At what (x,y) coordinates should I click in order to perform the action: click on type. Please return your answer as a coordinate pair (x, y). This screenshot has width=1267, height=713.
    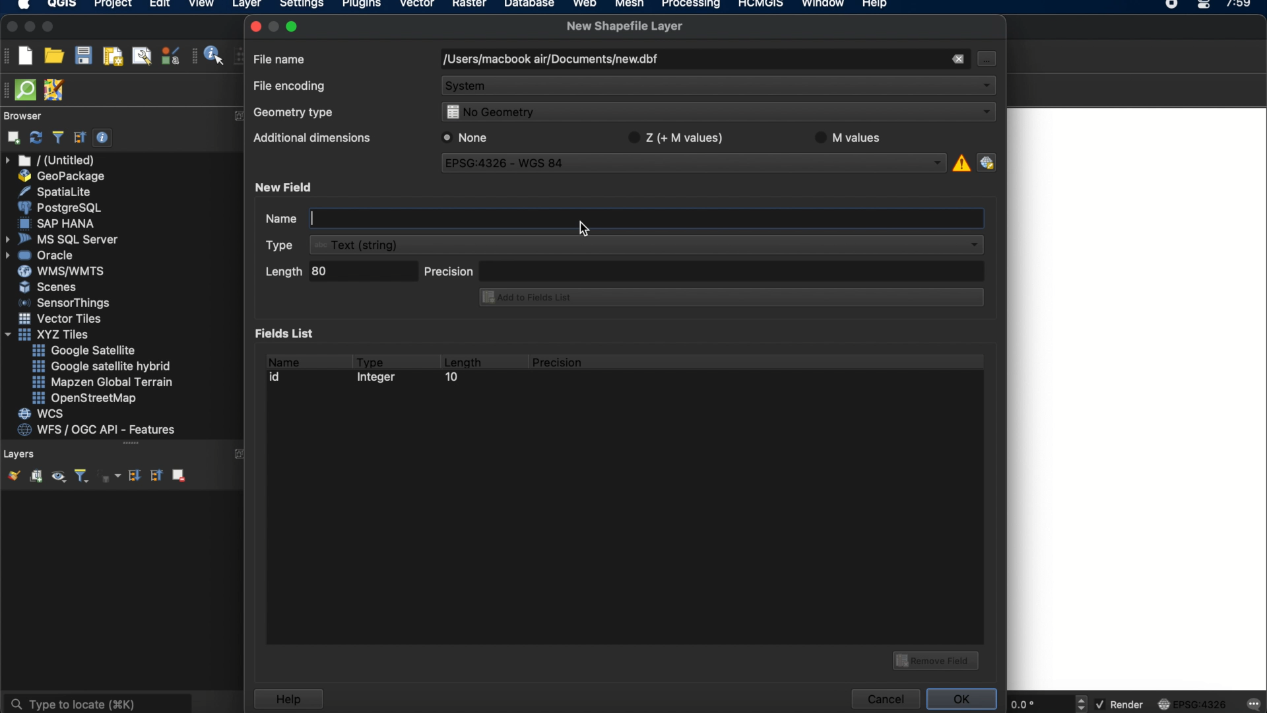
    Looking at the image, I should click on (371, 360).